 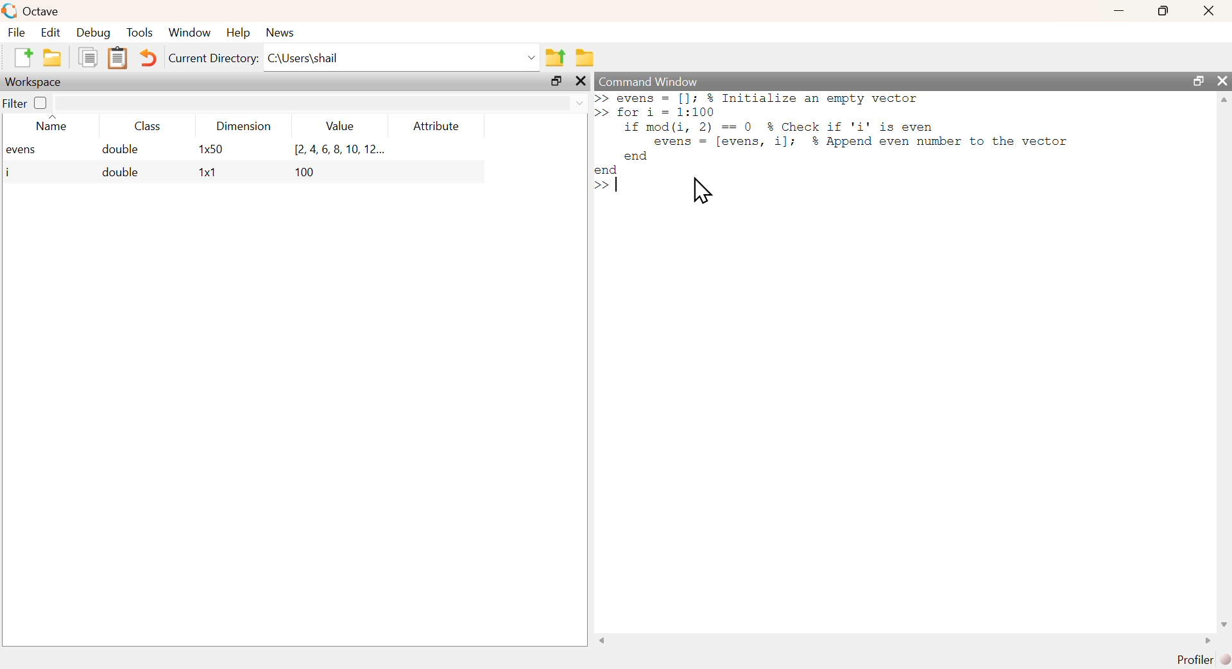 What do you see at coordinates (282, 31) in the screenshot?
I see `news` at bounding box center [282, 31].